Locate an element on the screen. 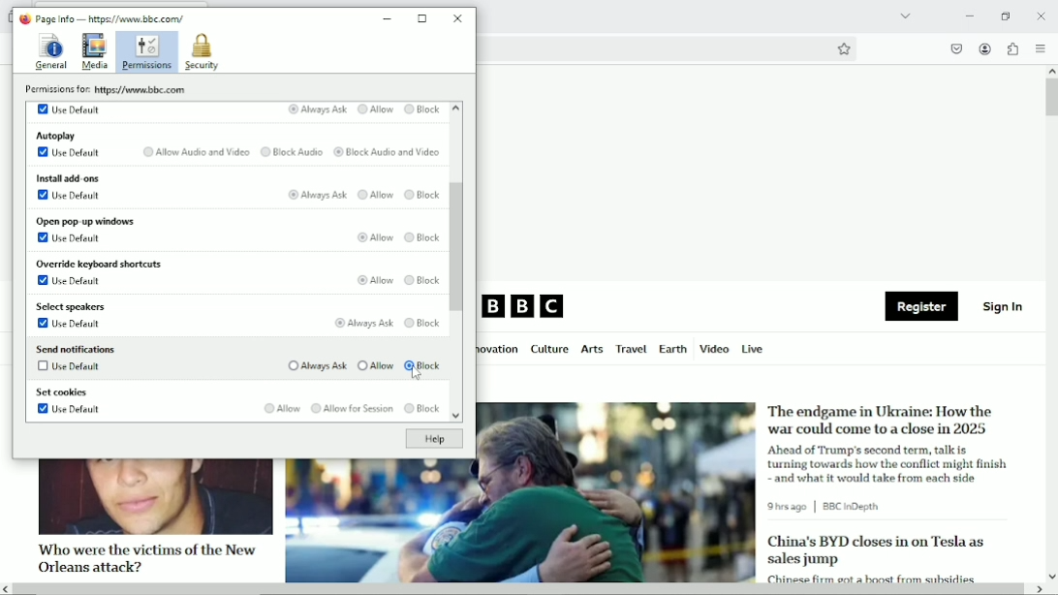  Block is located at coordinates (422, 110).